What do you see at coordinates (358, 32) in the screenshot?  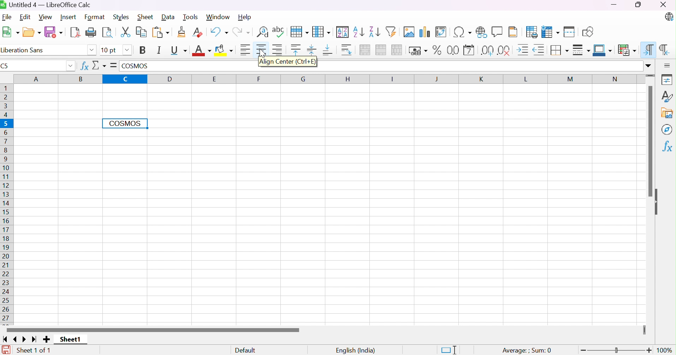 I see `Sort Ascending` at bounding box center [358, 32].